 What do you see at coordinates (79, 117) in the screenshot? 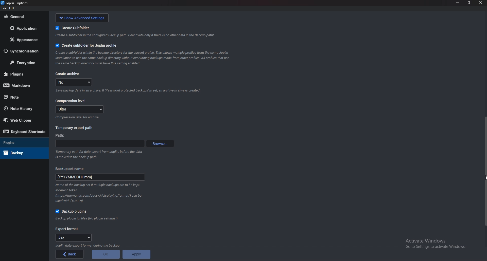
I see `info` at bounding box center [79, 117].